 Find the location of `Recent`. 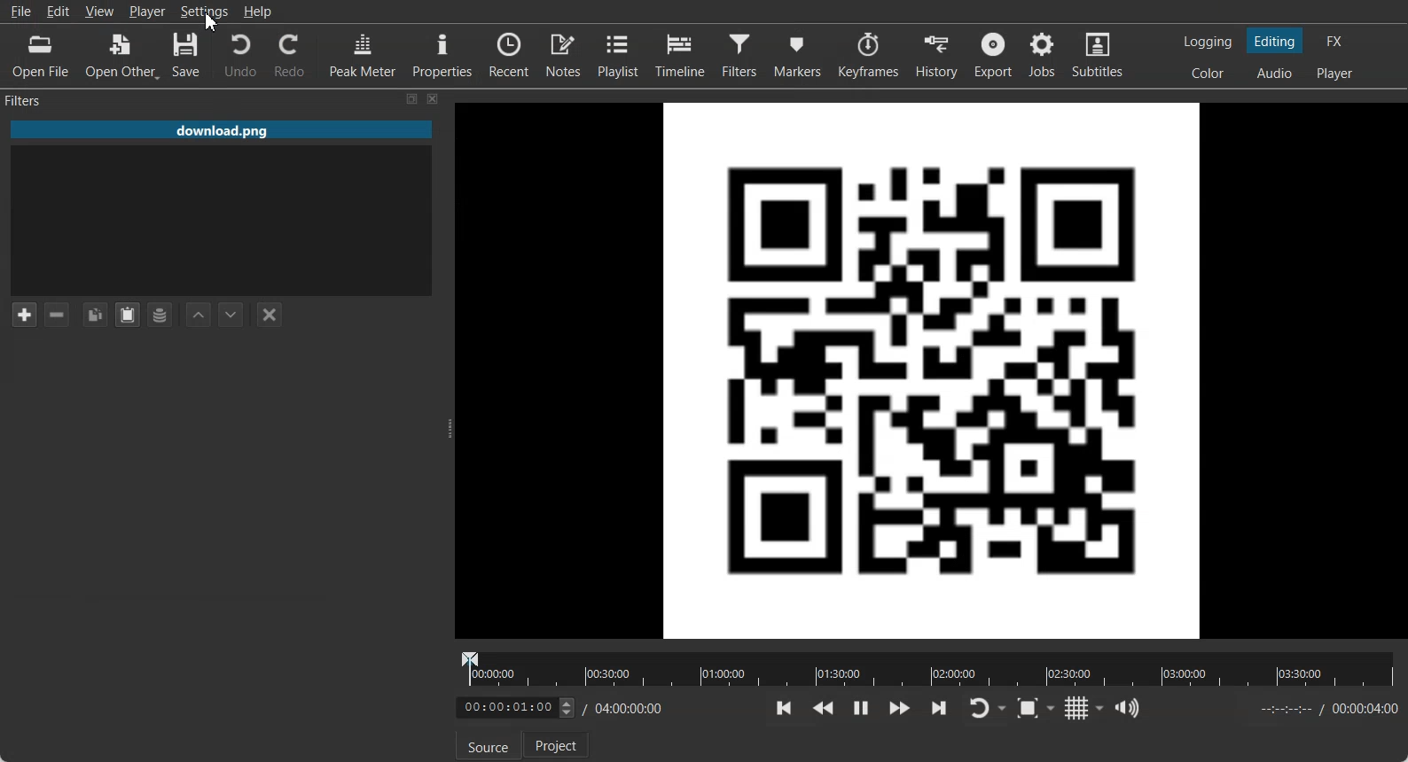

Recent is located at coordinates (509, 52).